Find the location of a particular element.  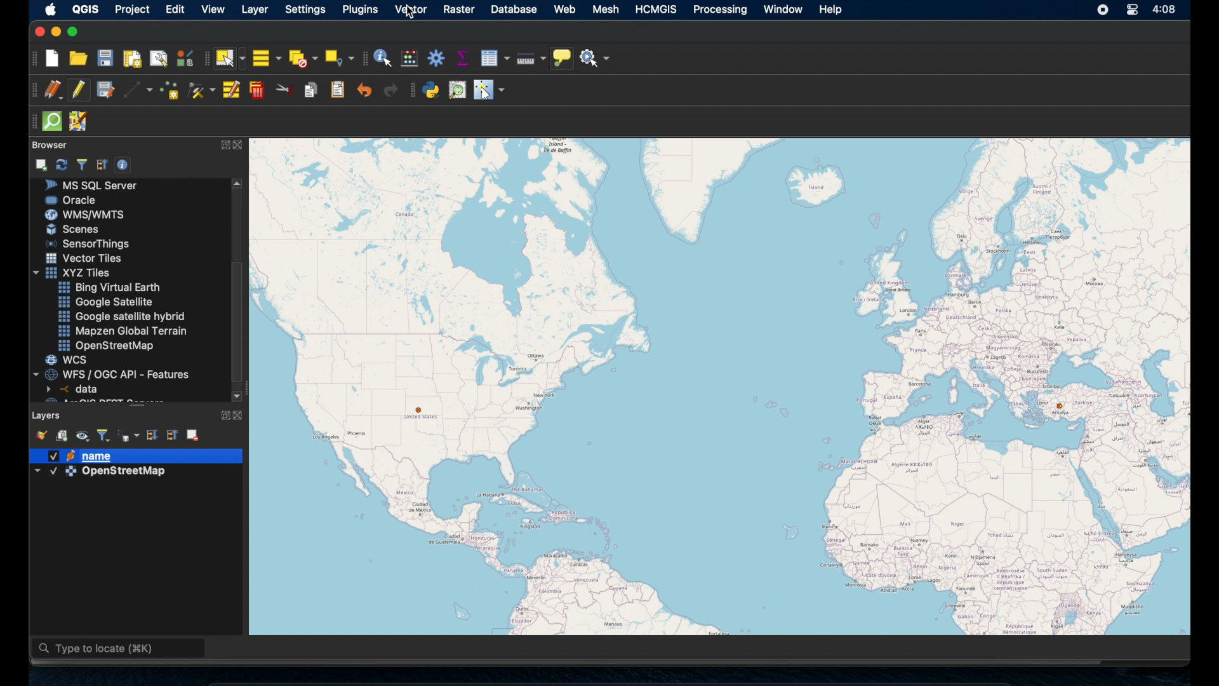

no action selected is located at coordinates (597, 58).